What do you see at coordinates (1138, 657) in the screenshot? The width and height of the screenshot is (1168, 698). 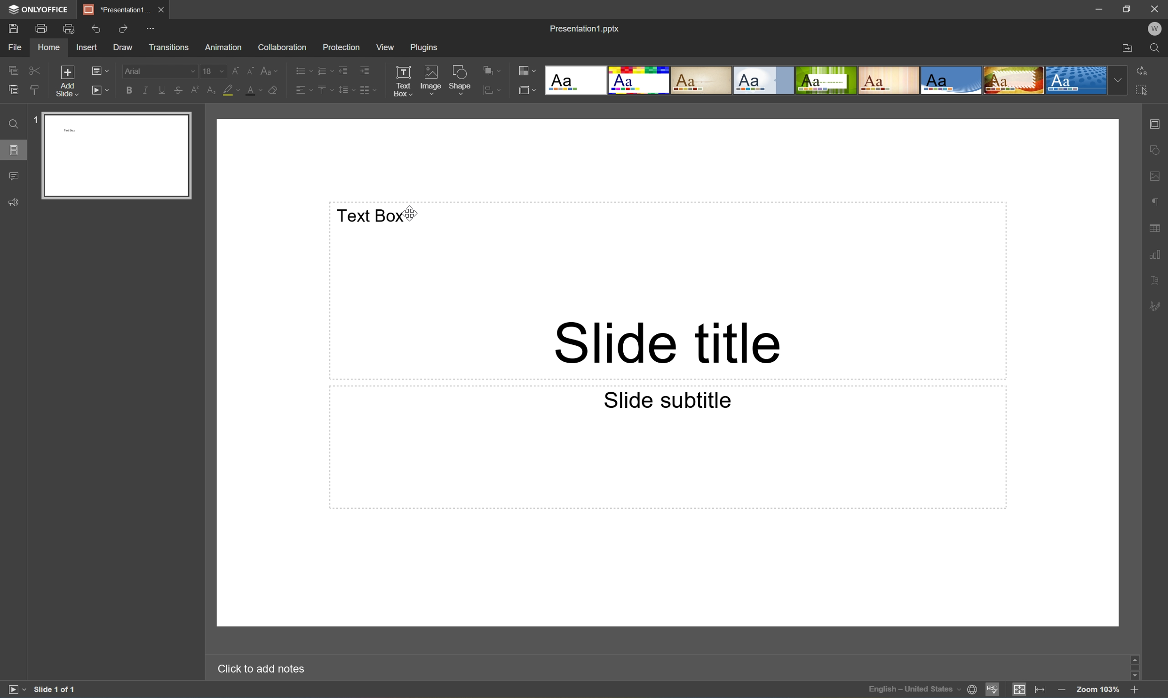 I see `Scroll Up` at bounding box center [1138, 657].